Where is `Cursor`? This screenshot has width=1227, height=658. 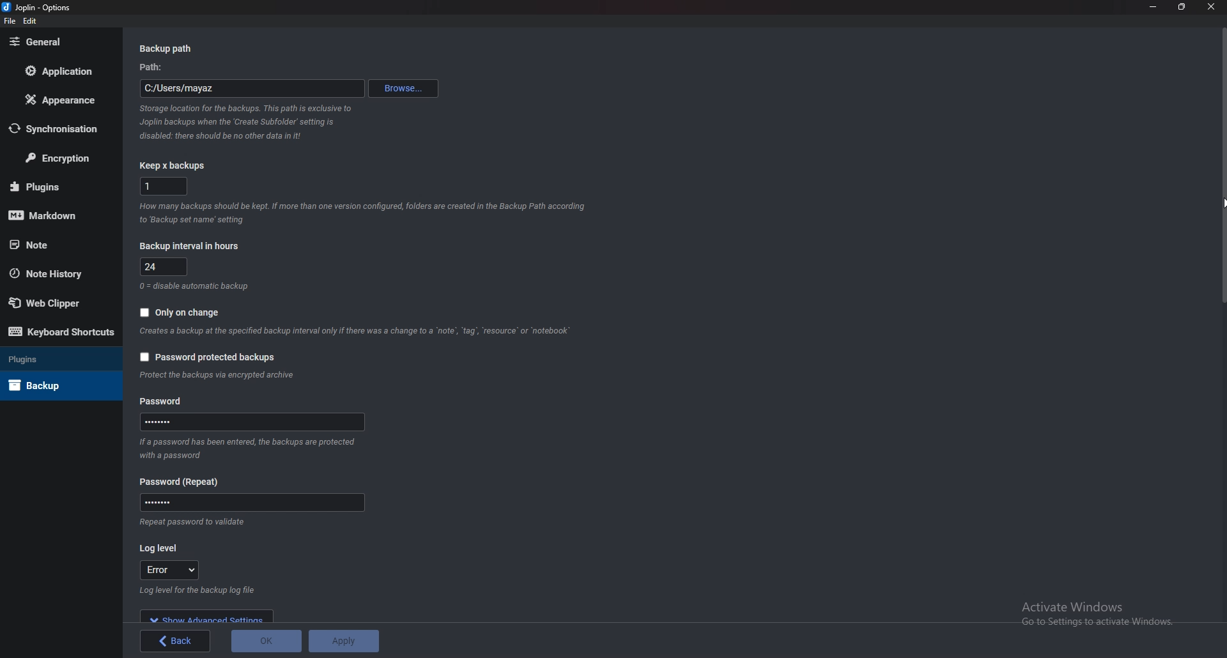
Cursor is located at coordinates (1223, 203).